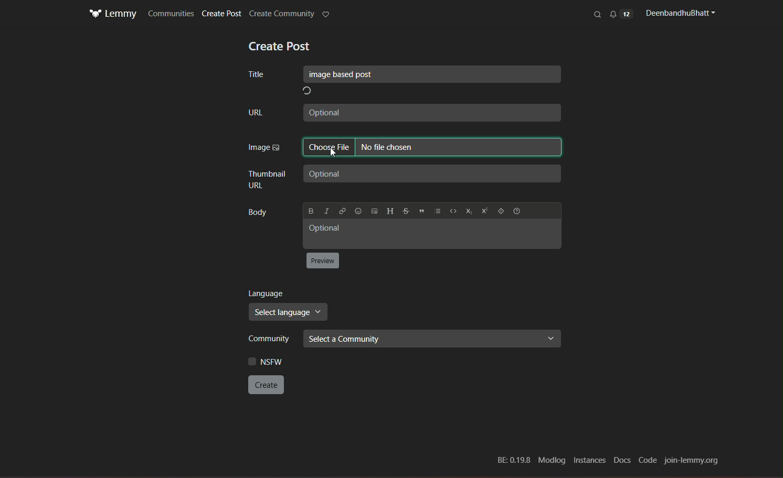  Describe the element at coordinates (327, 15) in the screenshot. I see `highlight` at that location.